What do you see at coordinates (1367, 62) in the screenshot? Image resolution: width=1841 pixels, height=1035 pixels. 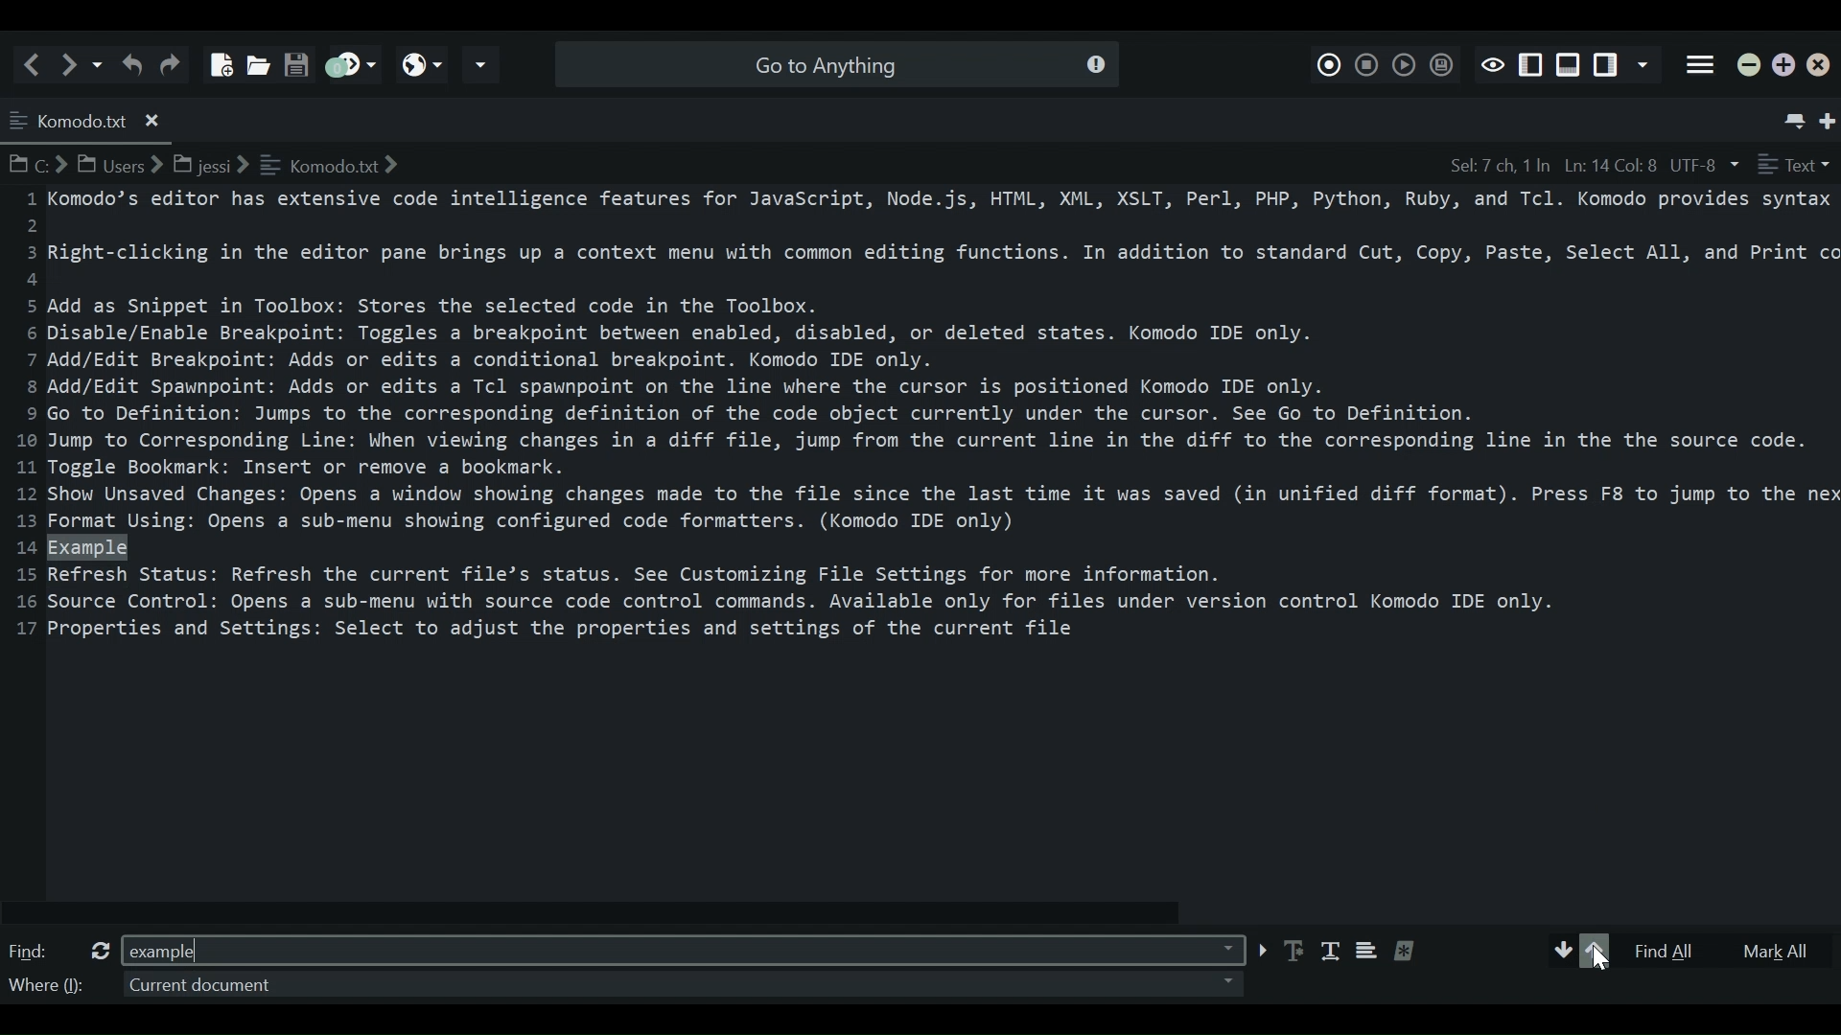 I see `Stop Recording Macro` at bounding box center [1367, 62].